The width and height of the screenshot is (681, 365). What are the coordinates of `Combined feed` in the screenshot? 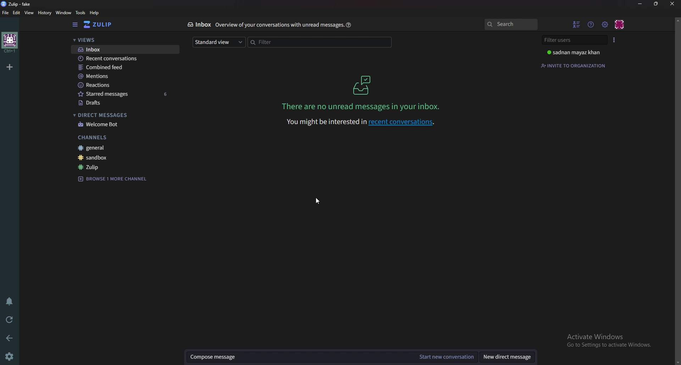 It's located at (123, 67).